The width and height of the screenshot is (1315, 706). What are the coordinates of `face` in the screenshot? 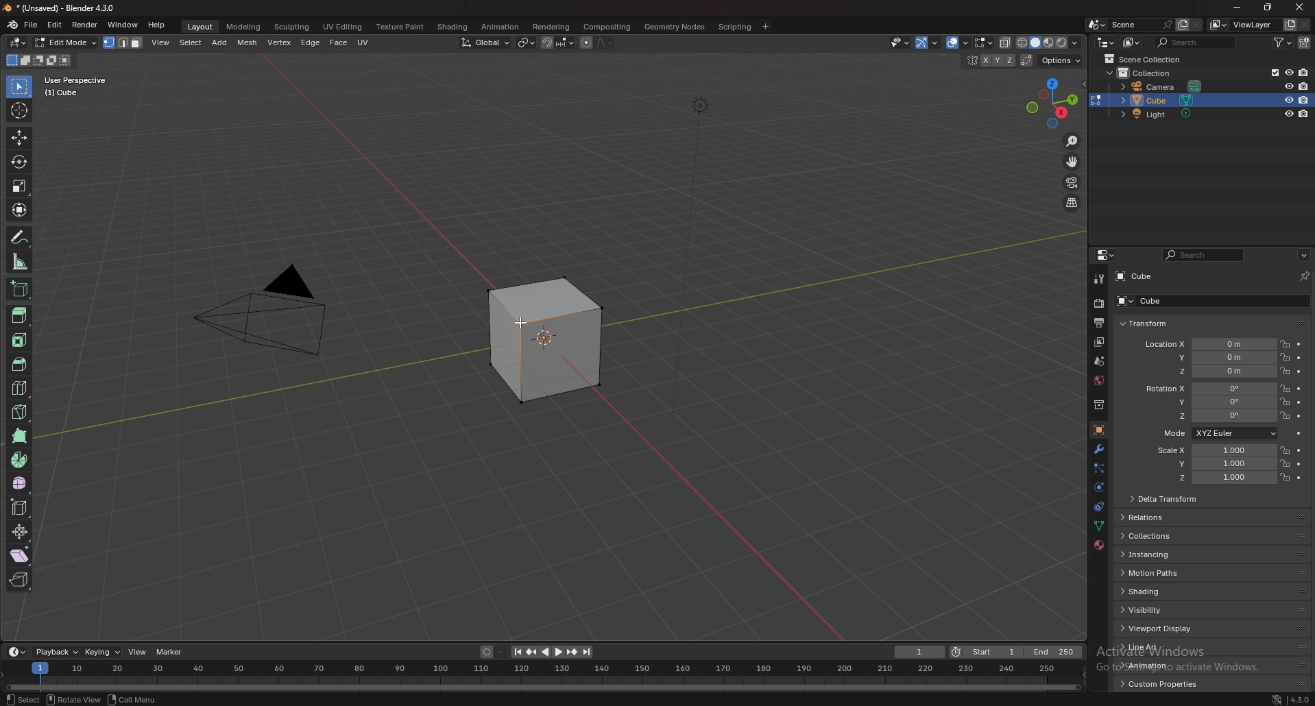 It's located at (337, 44).